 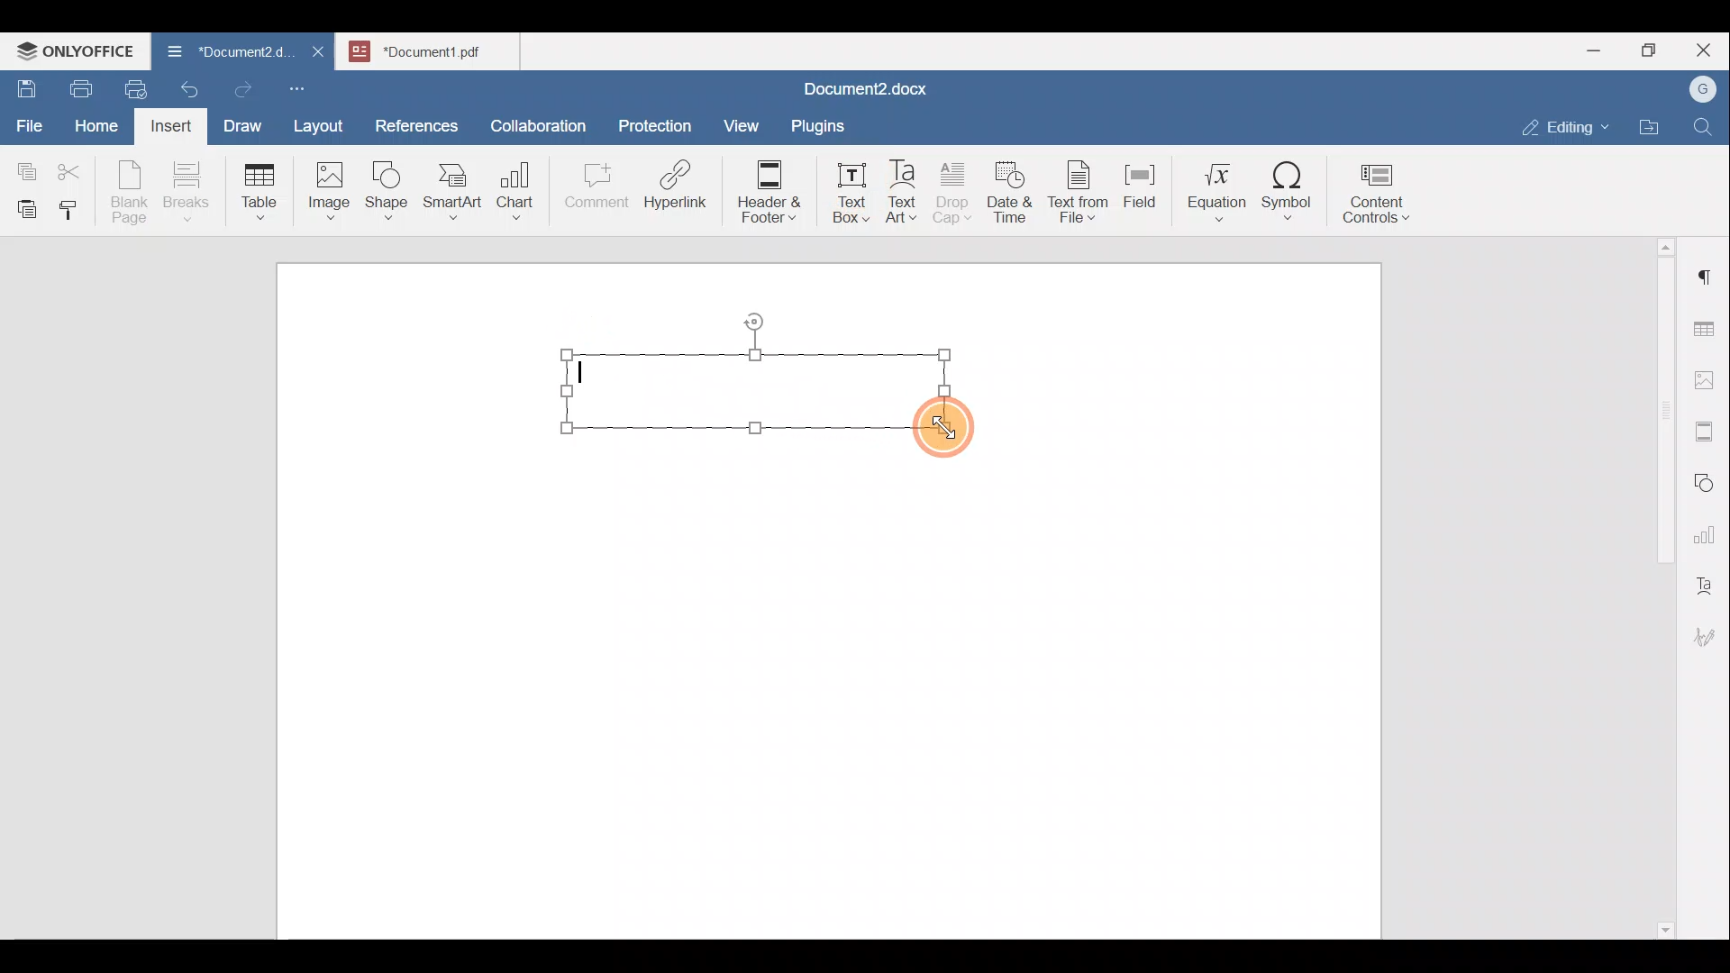 What do you see at coordinates (535, 116) in the screenshot?
I see `Collaboration` at bounding box center [535, 116].